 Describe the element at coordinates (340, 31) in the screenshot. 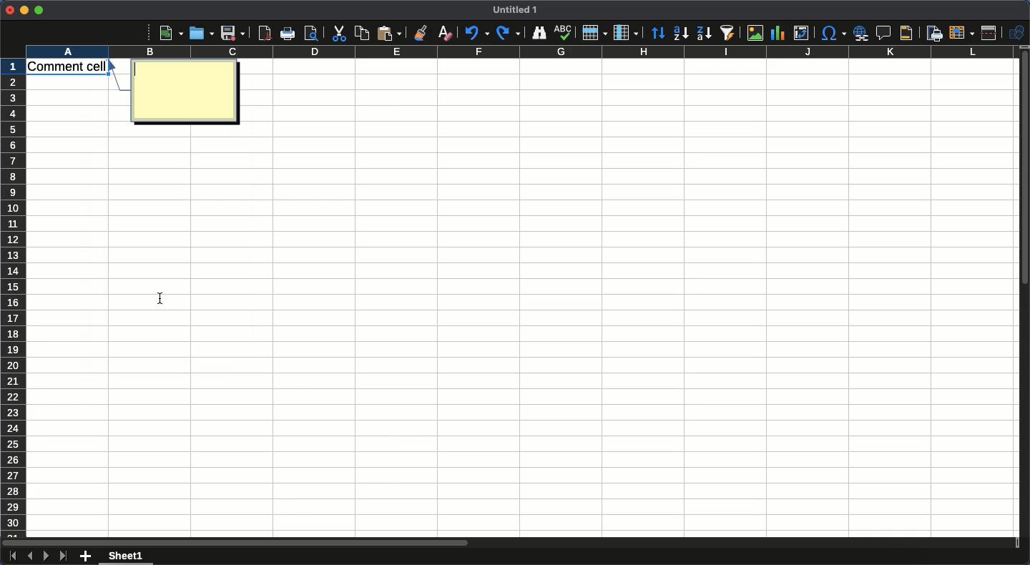

I see `Cut` at that location.